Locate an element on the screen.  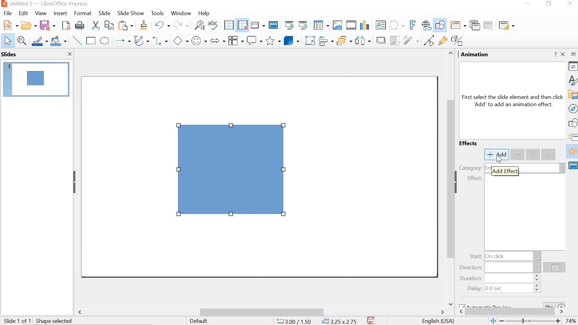
insert hyprlink is located at coordinates (427, 24).